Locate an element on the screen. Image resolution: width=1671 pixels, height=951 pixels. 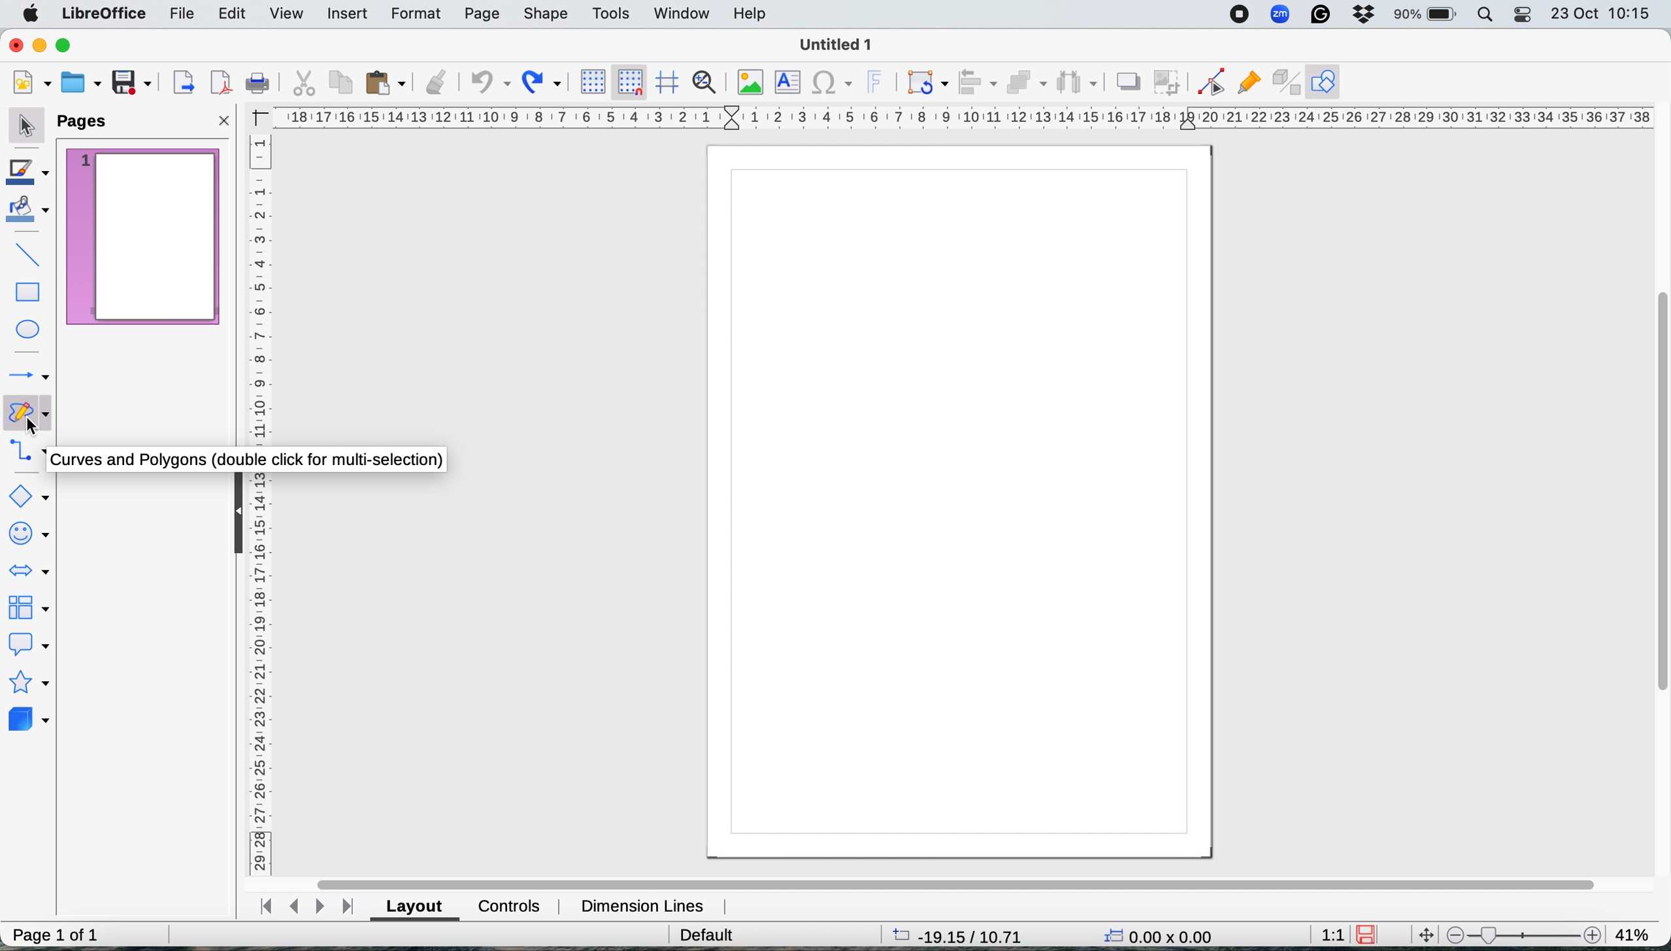
dimension lines is located at coordinates (648, 904).